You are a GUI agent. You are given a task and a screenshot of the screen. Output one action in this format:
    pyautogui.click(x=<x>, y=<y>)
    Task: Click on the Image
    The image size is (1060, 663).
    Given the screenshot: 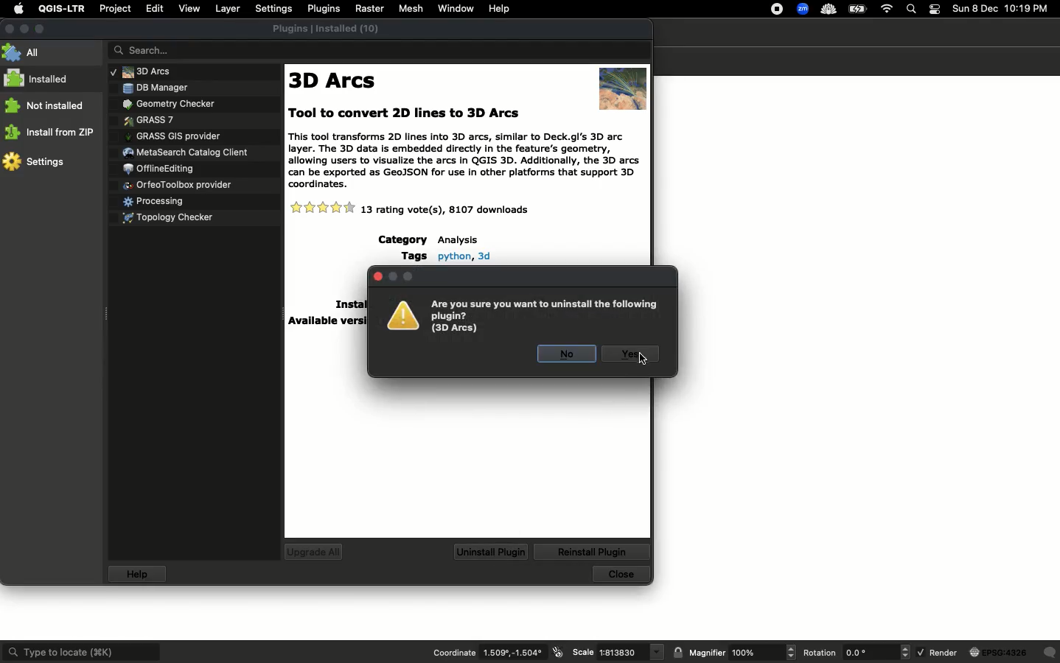 What is the action you would take?
    pyautogui.click(x=624, y=84)
    